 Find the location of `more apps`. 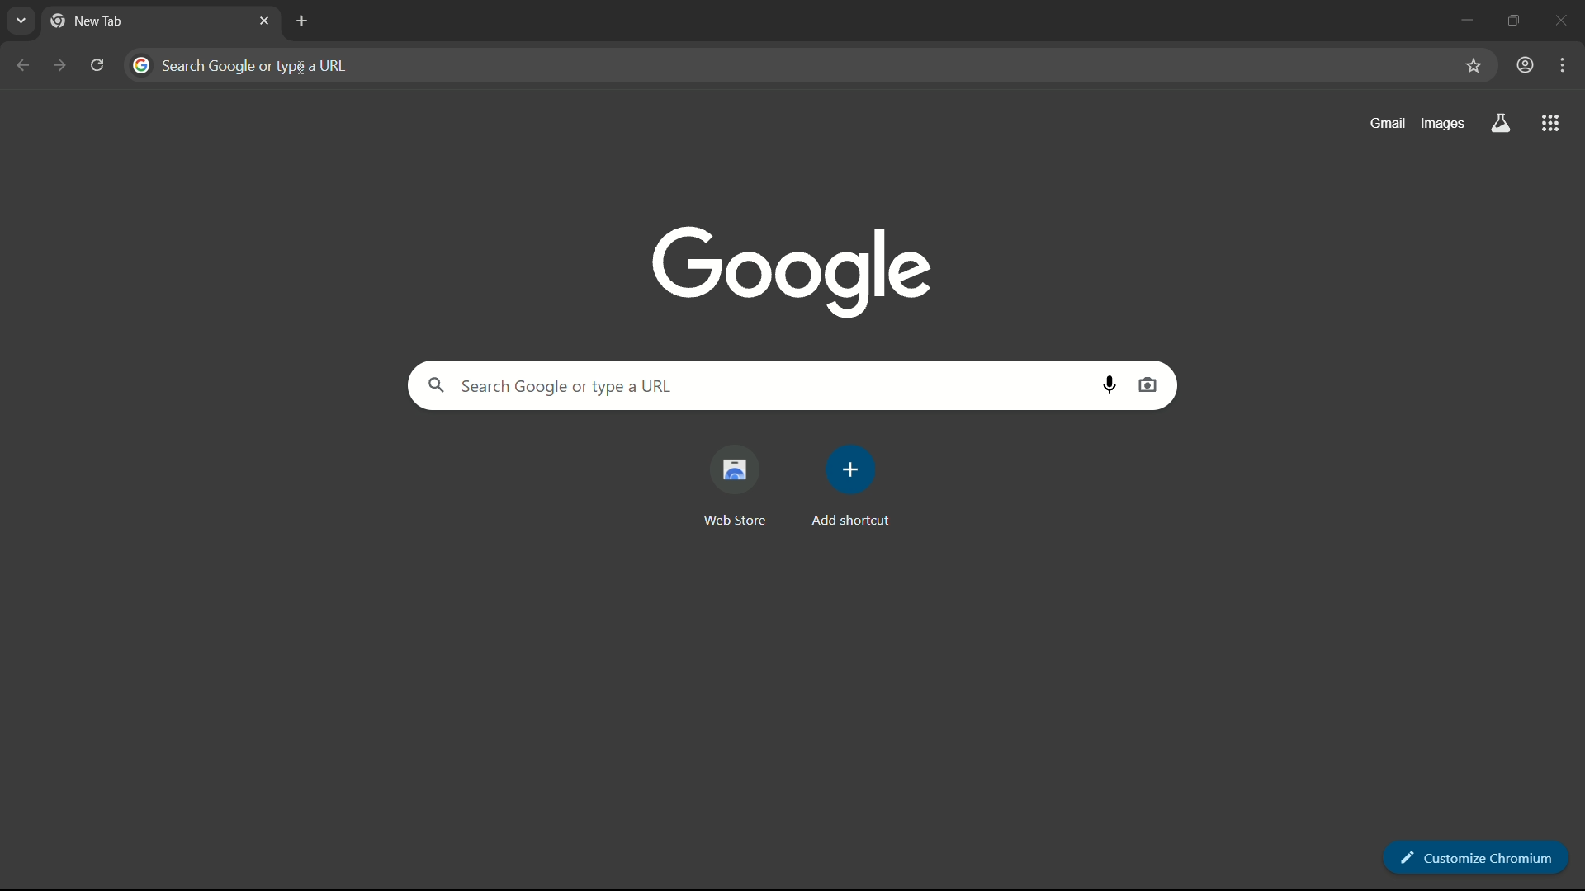

more apps is located at coordinates (1550, 124).